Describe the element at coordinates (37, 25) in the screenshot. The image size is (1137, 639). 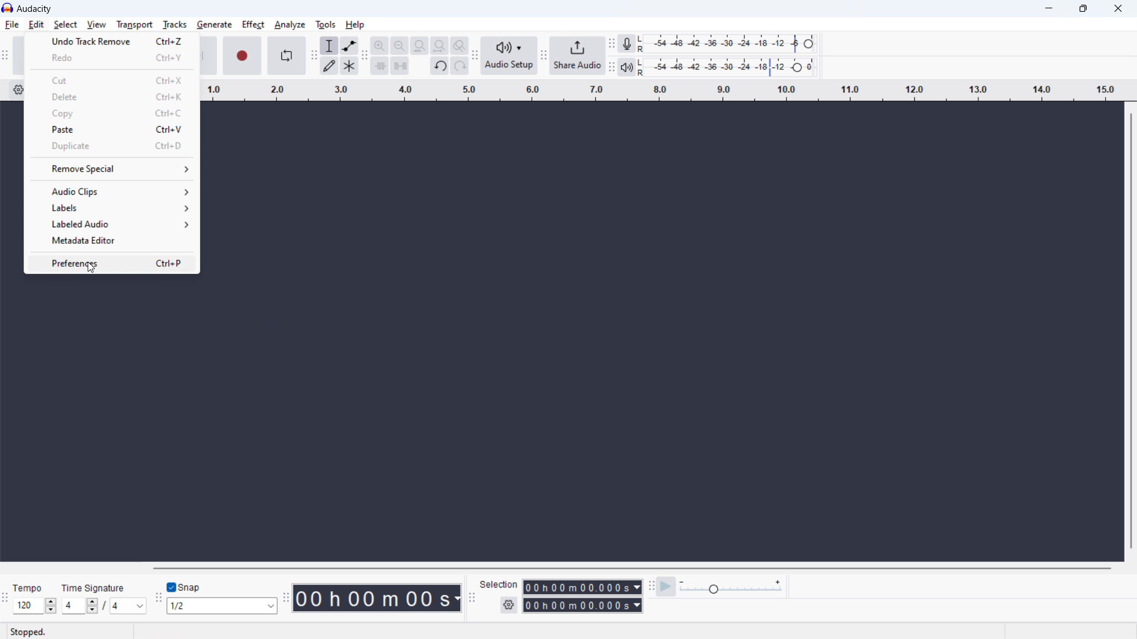
I see `Cursor on edit` at that location.